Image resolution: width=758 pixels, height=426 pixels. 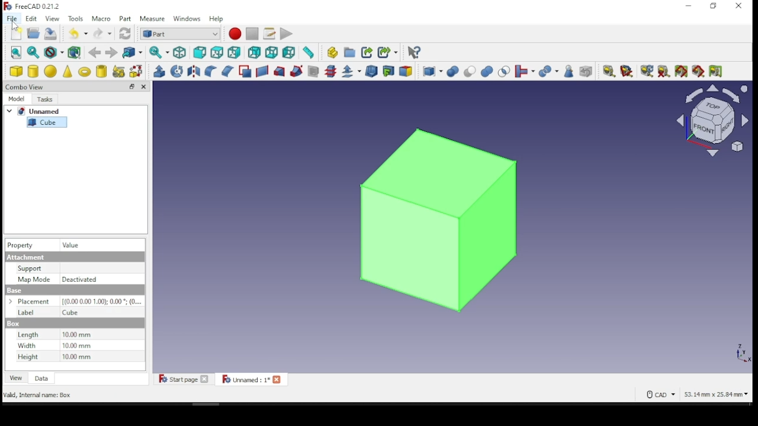 I want to click on restore, so click(x=132, y=86).